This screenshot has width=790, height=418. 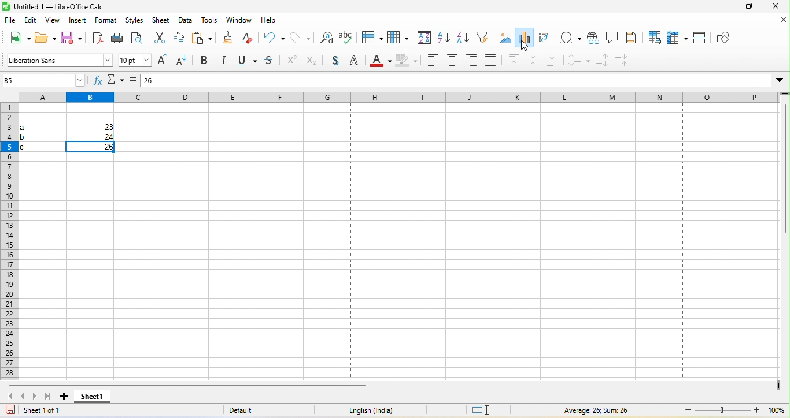 What do you see at coordinates (136, 38) in the screenshot?
I see `print preview` at bounding box center [136, 38].